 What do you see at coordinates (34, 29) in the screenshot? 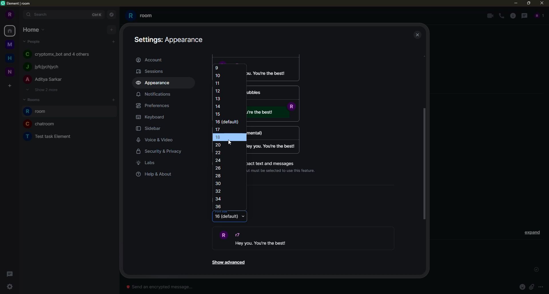
I see `home` at bounding box center [34, 29].